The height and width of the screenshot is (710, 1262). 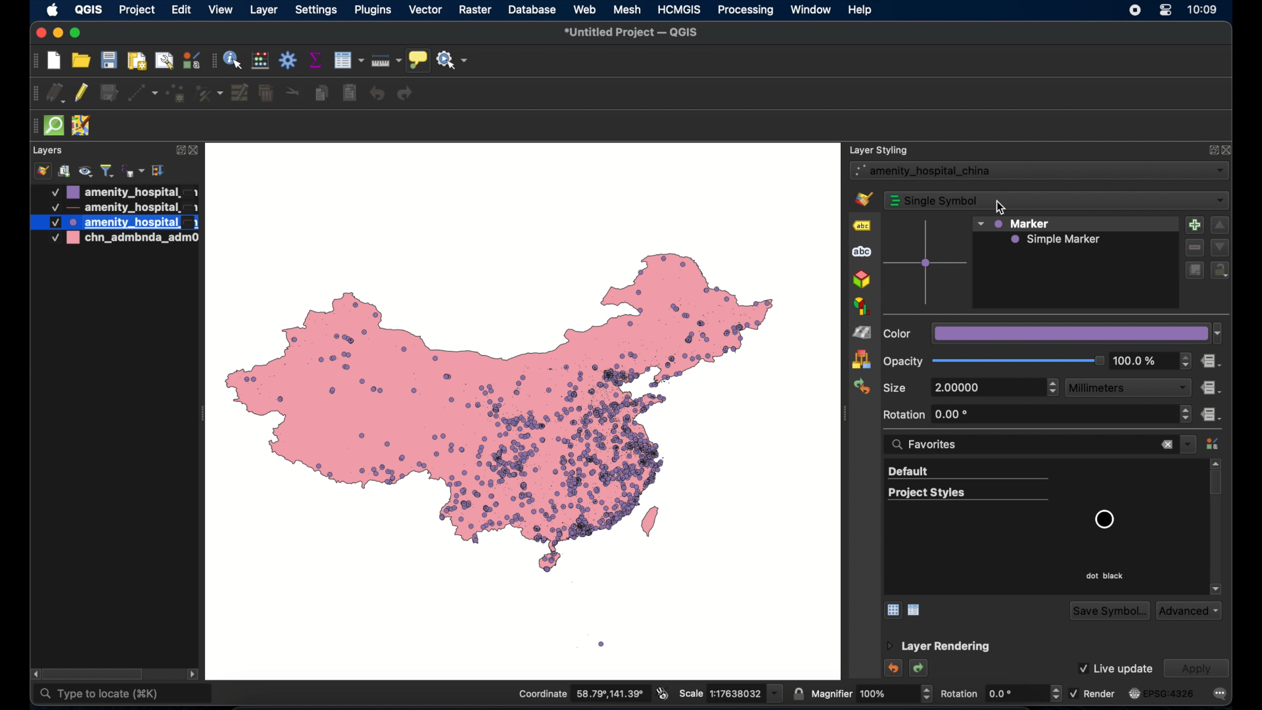 What do you see at coordinates (525, 410) in the screenshot?
I see `healthcare facilities in china` at bounding box center [525, 410].